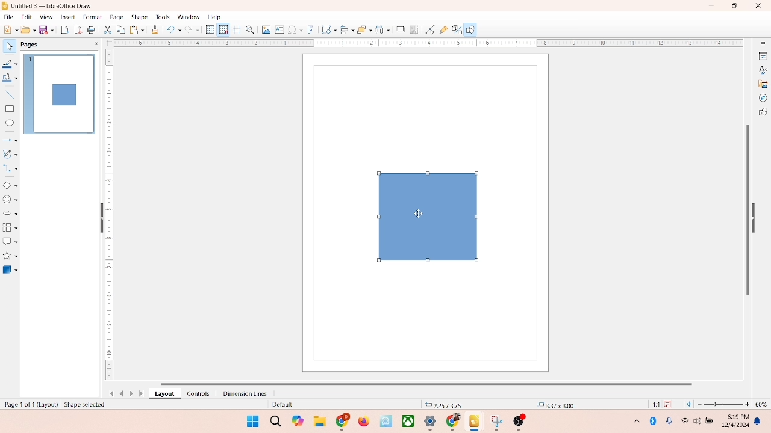 The image size is (771, 433). Describe the element at coordinates (454, 30) in the screenshot. I see `toggle extrusion` at that location.